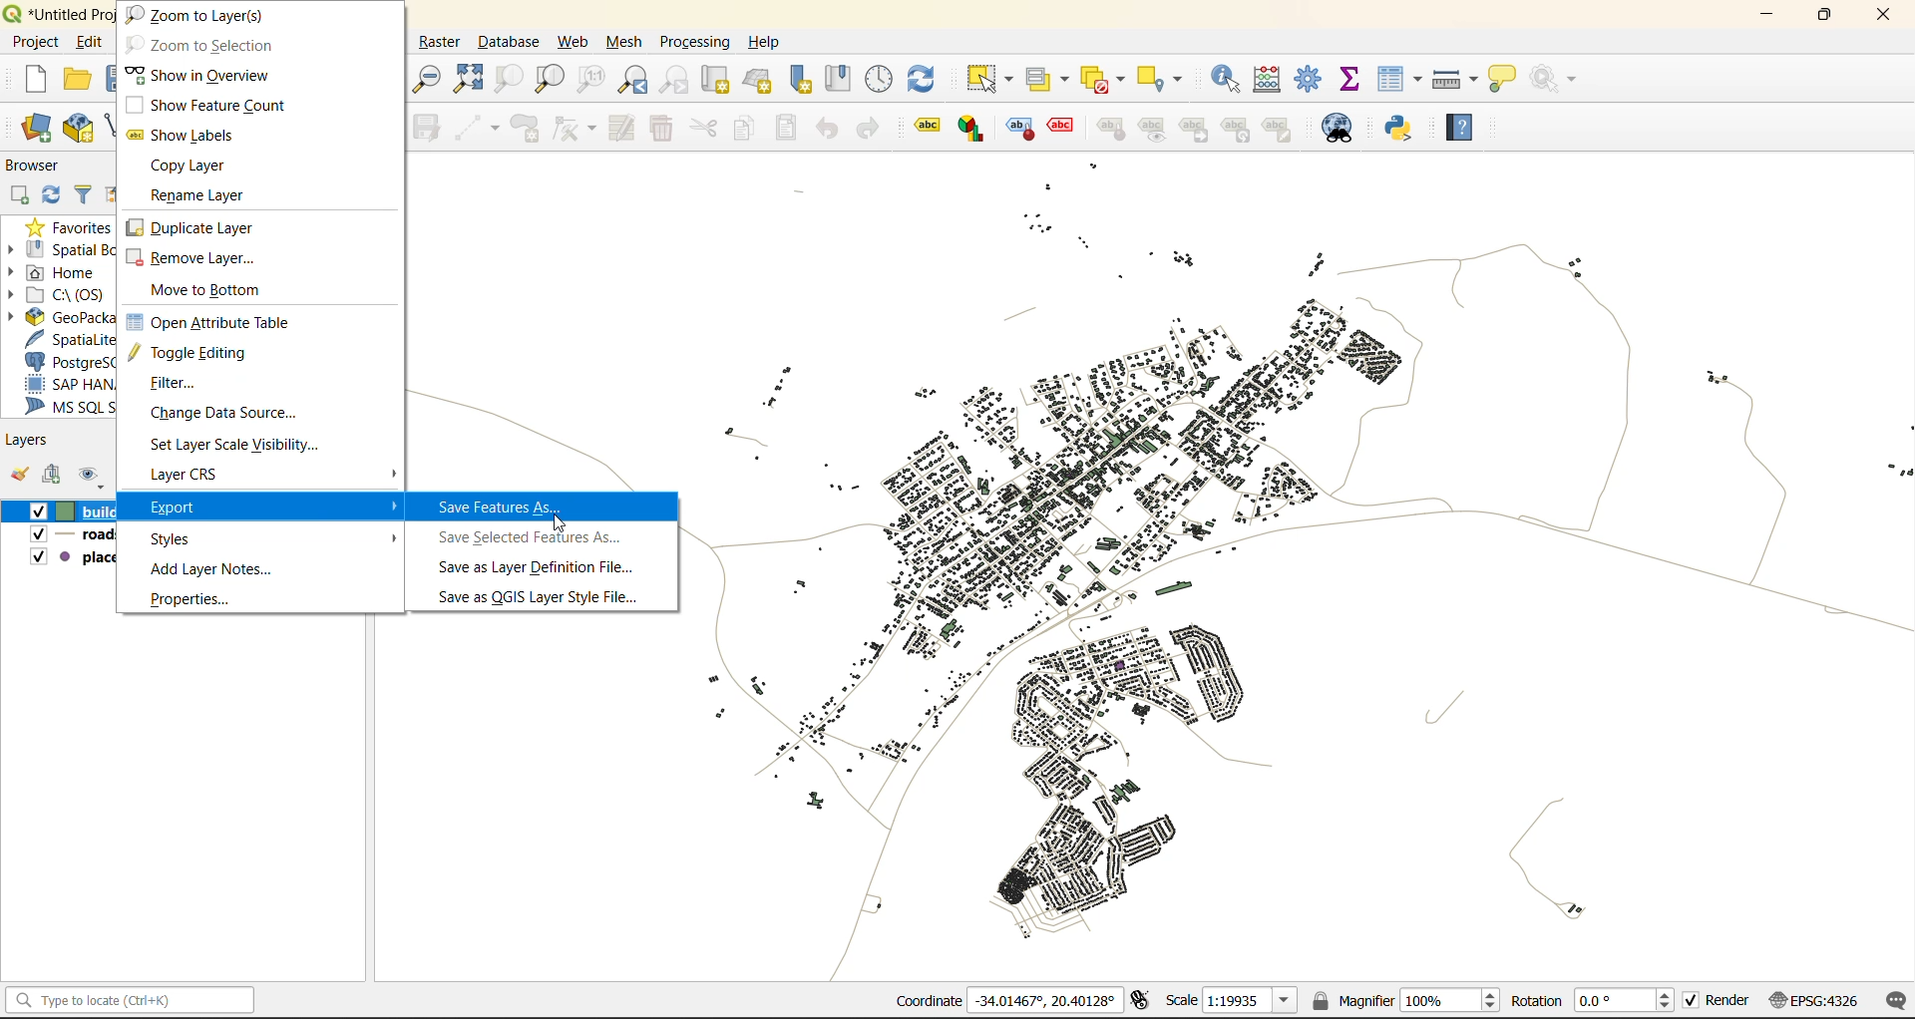 The width and height of the screenshot is (1915, 1019). What do you see at coordinates (1352, 79) in the screenshot?
I see `statistical summary` at bounding box center [1352, 79].